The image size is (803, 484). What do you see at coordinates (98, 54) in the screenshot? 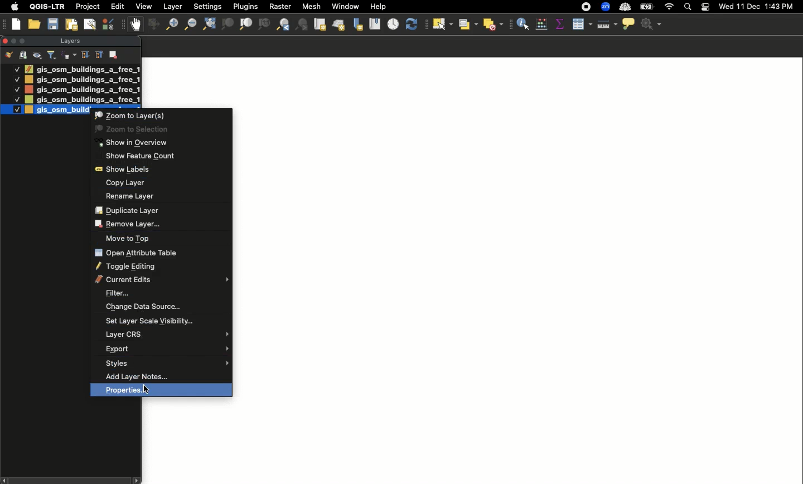
I see `Sort ascending` at bounding box center [98, 54].